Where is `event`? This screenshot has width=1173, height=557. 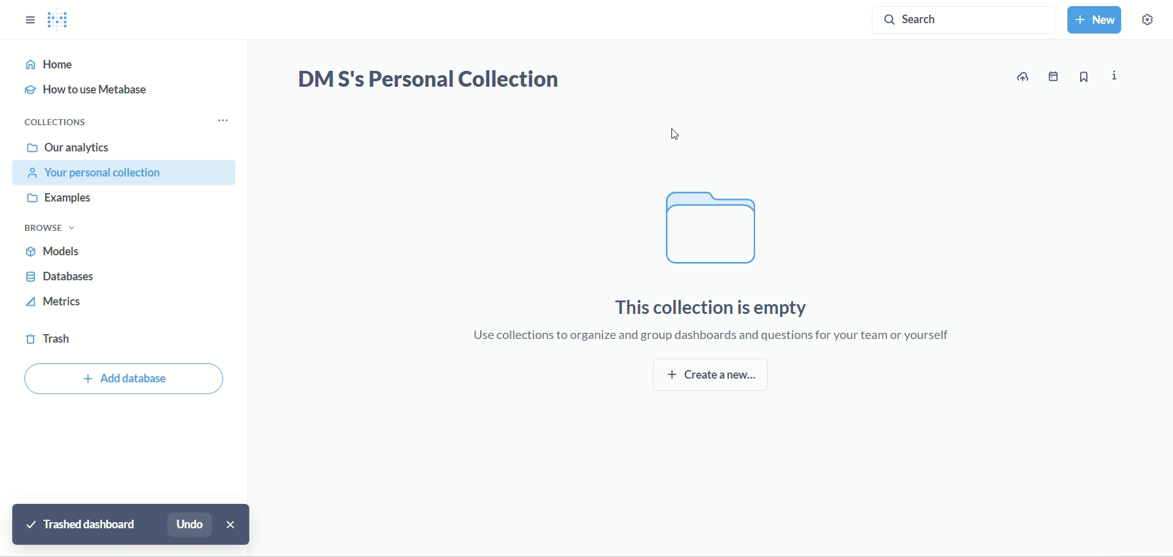
event is located at coordinates (1055, 76).